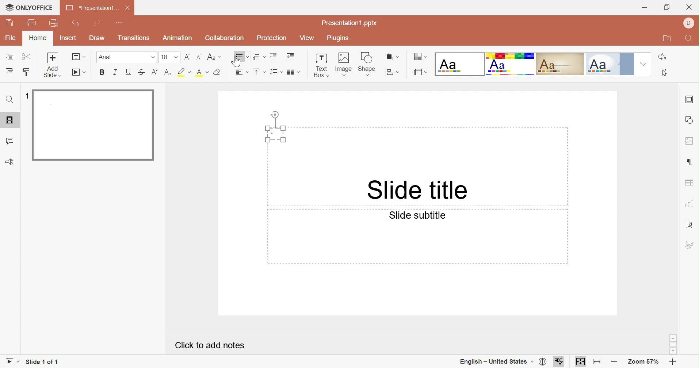  Describe the element at coordinates (675, 351) in the screenshot. I see `Scroll Down` at that location.